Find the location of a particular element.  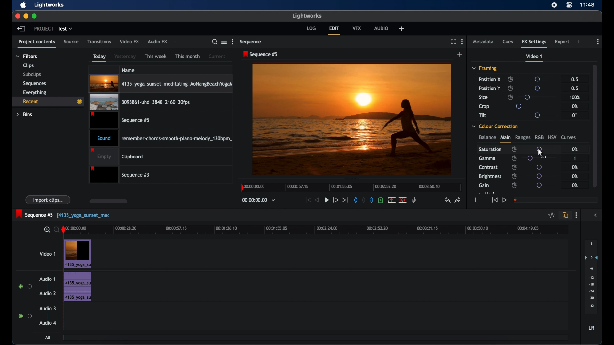

lightworks is located at coordinates (307, 16).